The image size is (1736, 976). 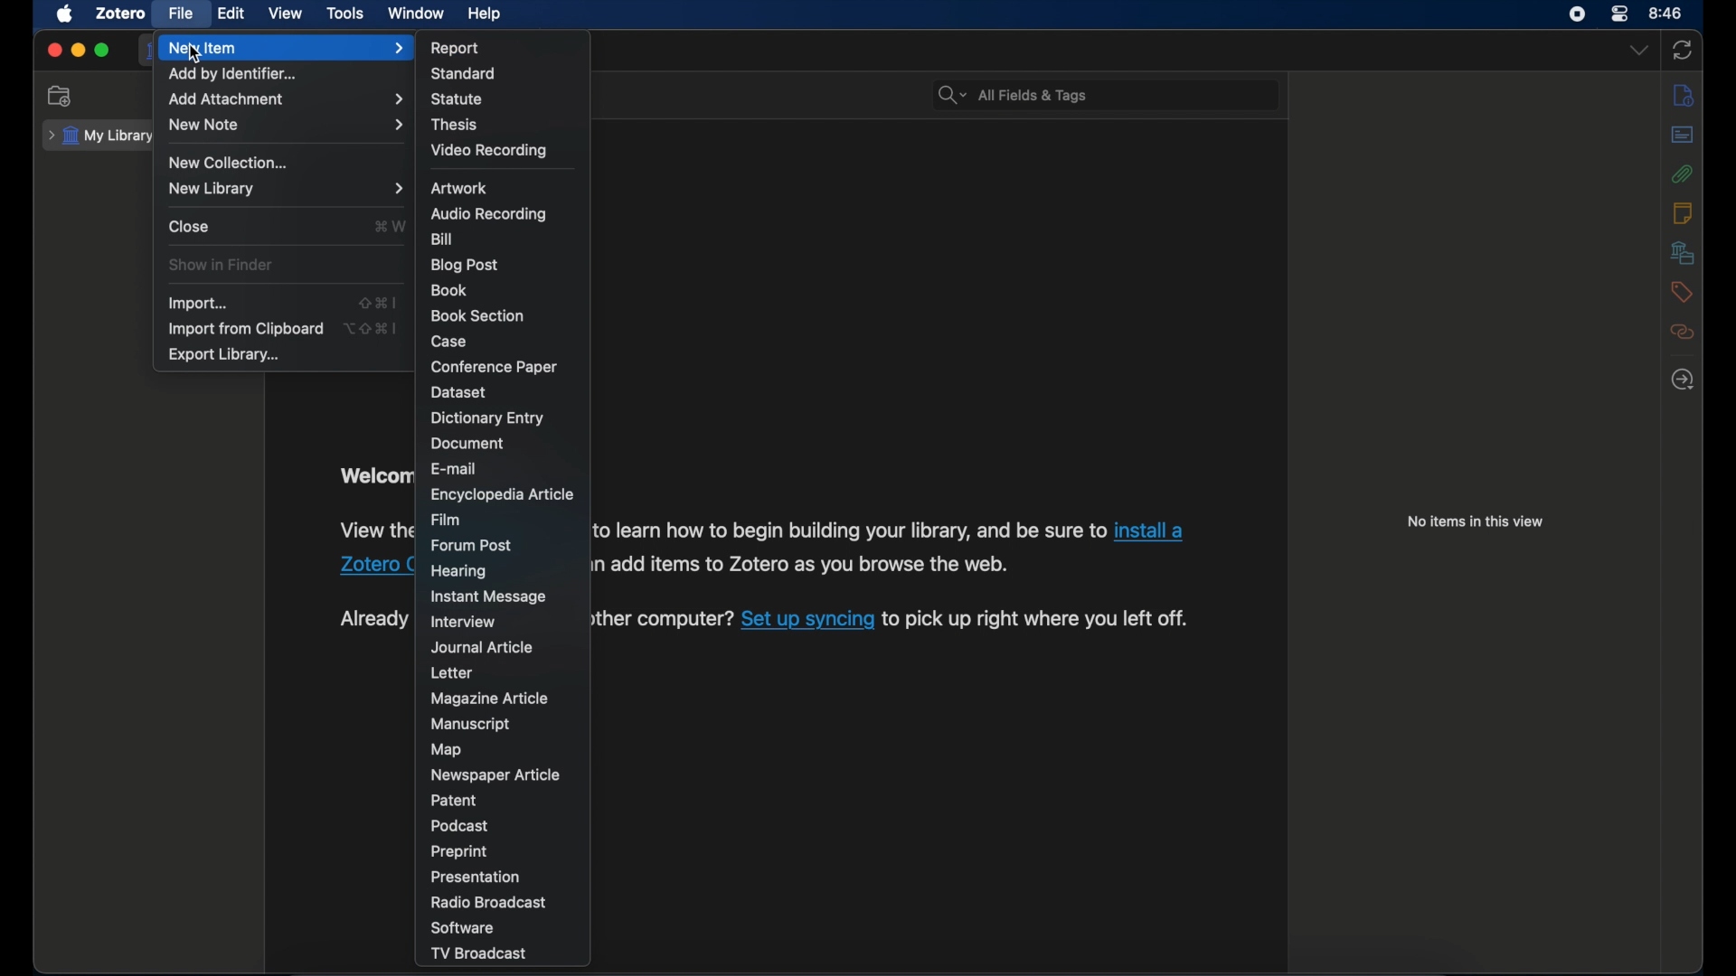 What do you see at coordinates (287, 99) in the screenshot?
I see `add attachment` at bounding box center [287, 99].